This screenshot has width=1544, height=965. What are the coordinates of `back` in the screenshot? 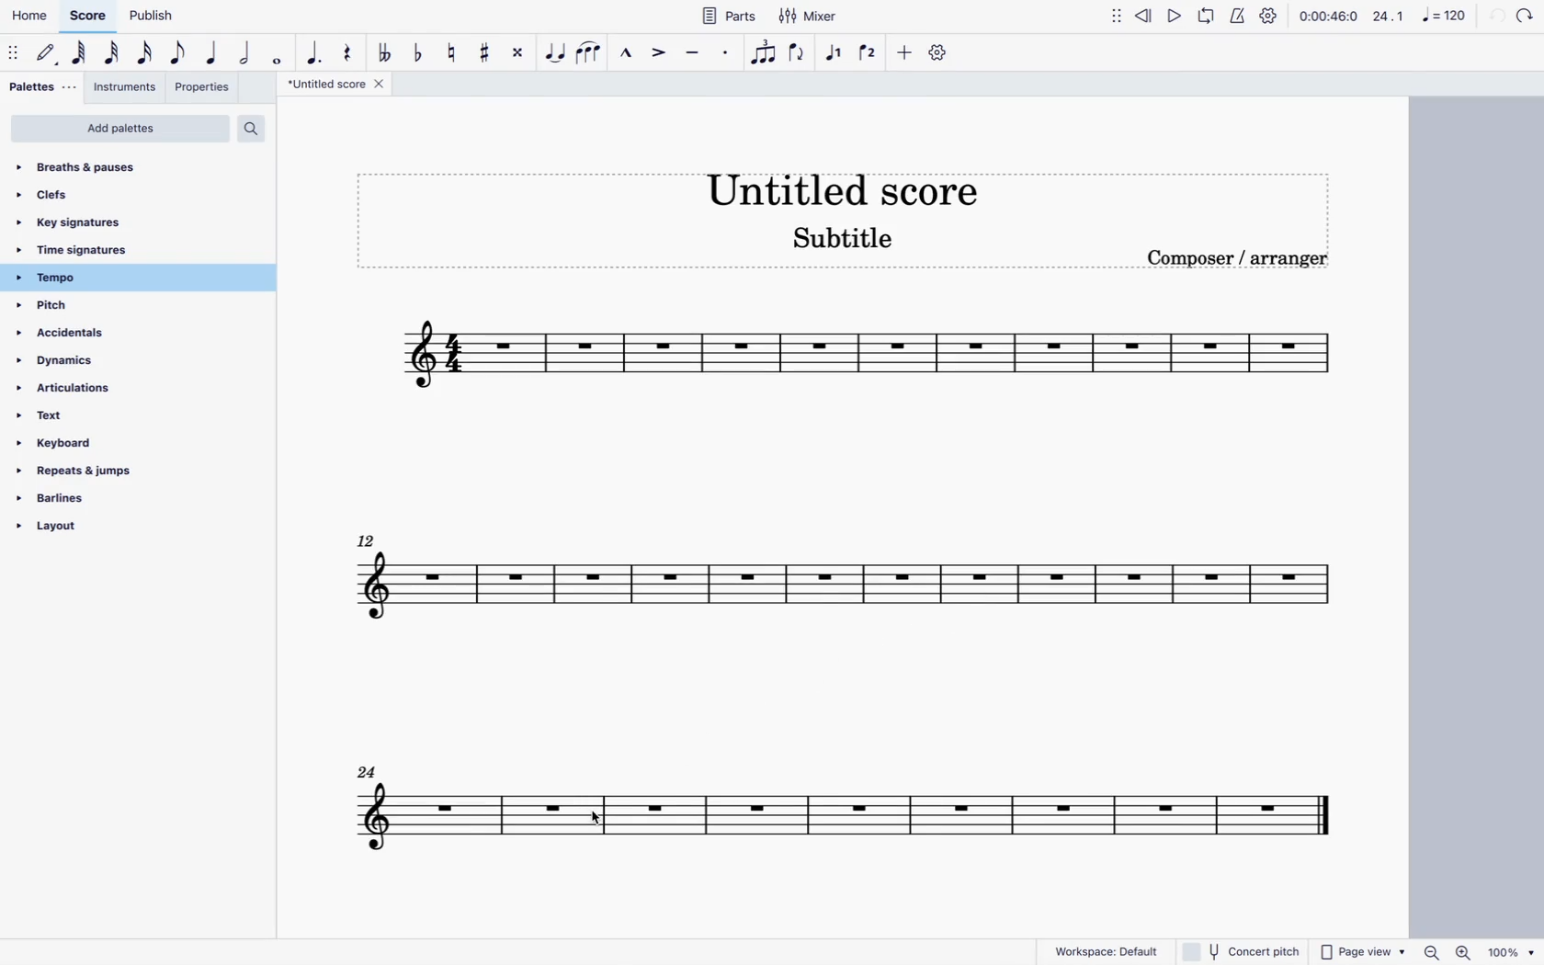 It's located at (1494, 16).